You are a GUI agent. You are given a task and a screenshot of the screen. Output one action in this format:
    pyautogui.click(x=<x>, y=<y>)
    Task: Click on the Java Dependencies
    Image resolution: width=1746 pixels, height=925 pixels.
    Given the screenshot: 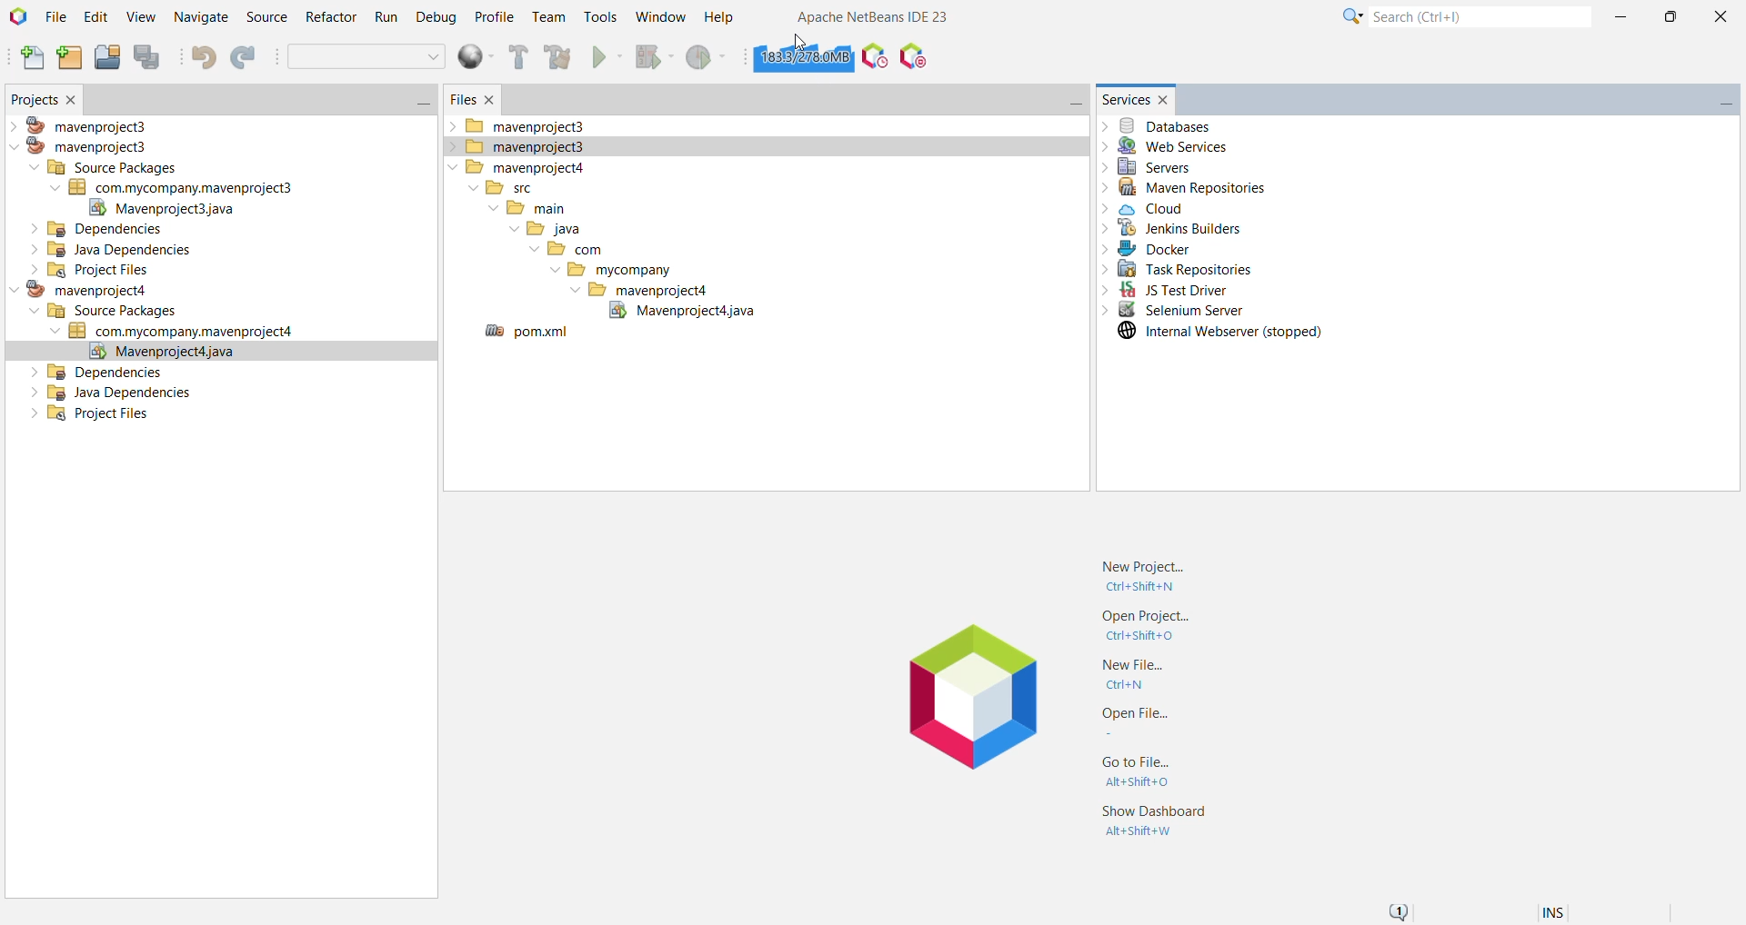 What is the action you would take?
    pyautogui.click(x=111, y=393)
    